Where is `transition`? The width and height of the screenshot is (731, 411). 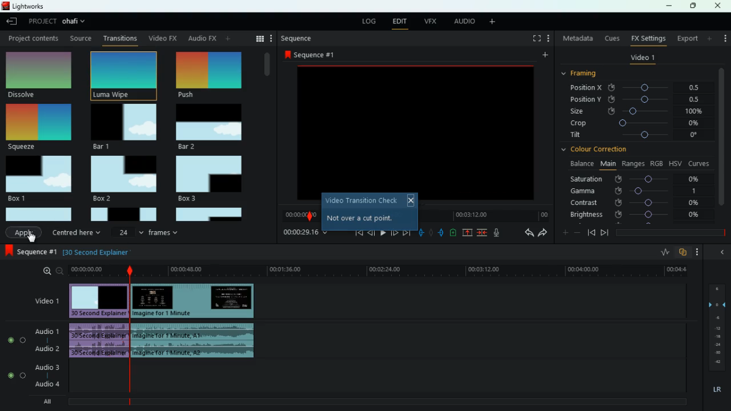
transition is located at coordinates (121, 39).